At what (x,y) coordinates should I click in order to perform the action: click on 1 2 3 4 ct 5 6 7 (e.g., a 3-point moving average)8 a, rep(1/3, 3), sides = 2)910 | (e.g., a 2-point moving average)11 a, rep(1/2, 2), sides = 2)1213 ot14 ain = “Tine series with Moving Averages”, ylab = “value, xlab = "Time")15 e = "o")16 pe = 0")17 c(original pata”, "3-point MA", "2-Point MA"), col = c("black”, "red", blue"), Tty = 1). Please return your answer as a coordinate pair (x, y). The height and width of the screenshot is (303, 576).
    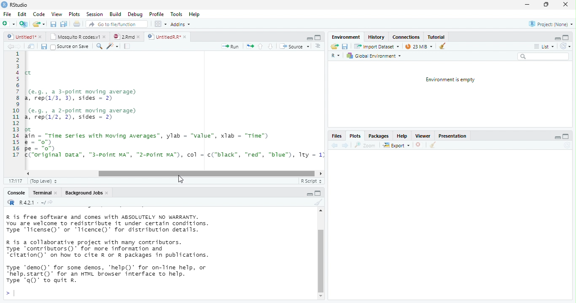
    Looking at the image, I should click on (168, 109).